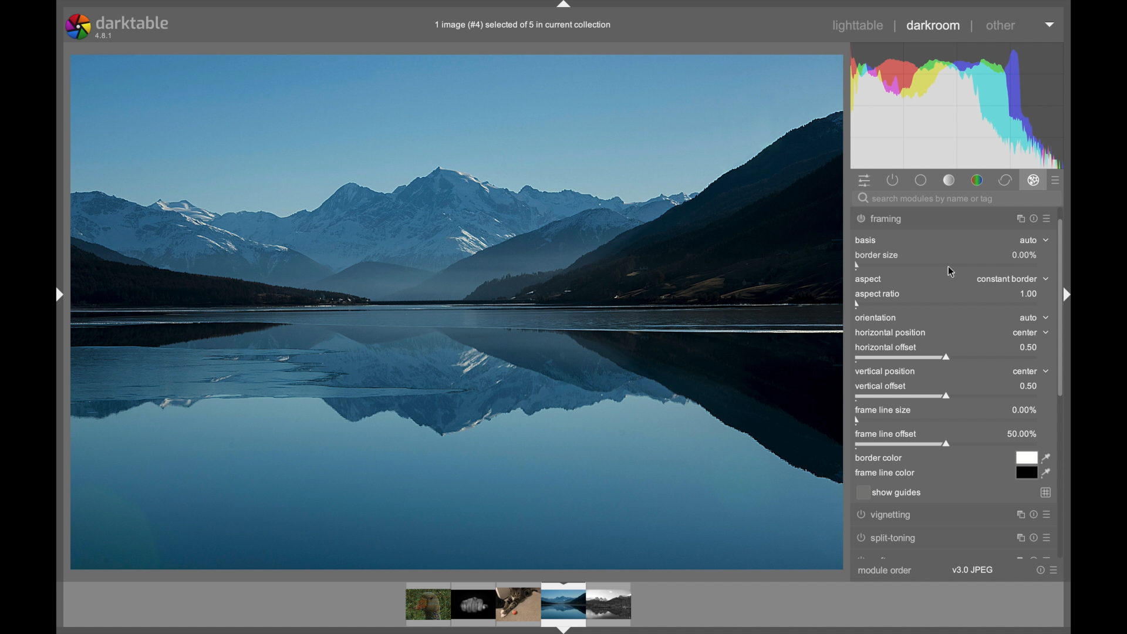 The width and height of the screenshot is (1127, 634). I want to click on more options, so click(1047, 571).